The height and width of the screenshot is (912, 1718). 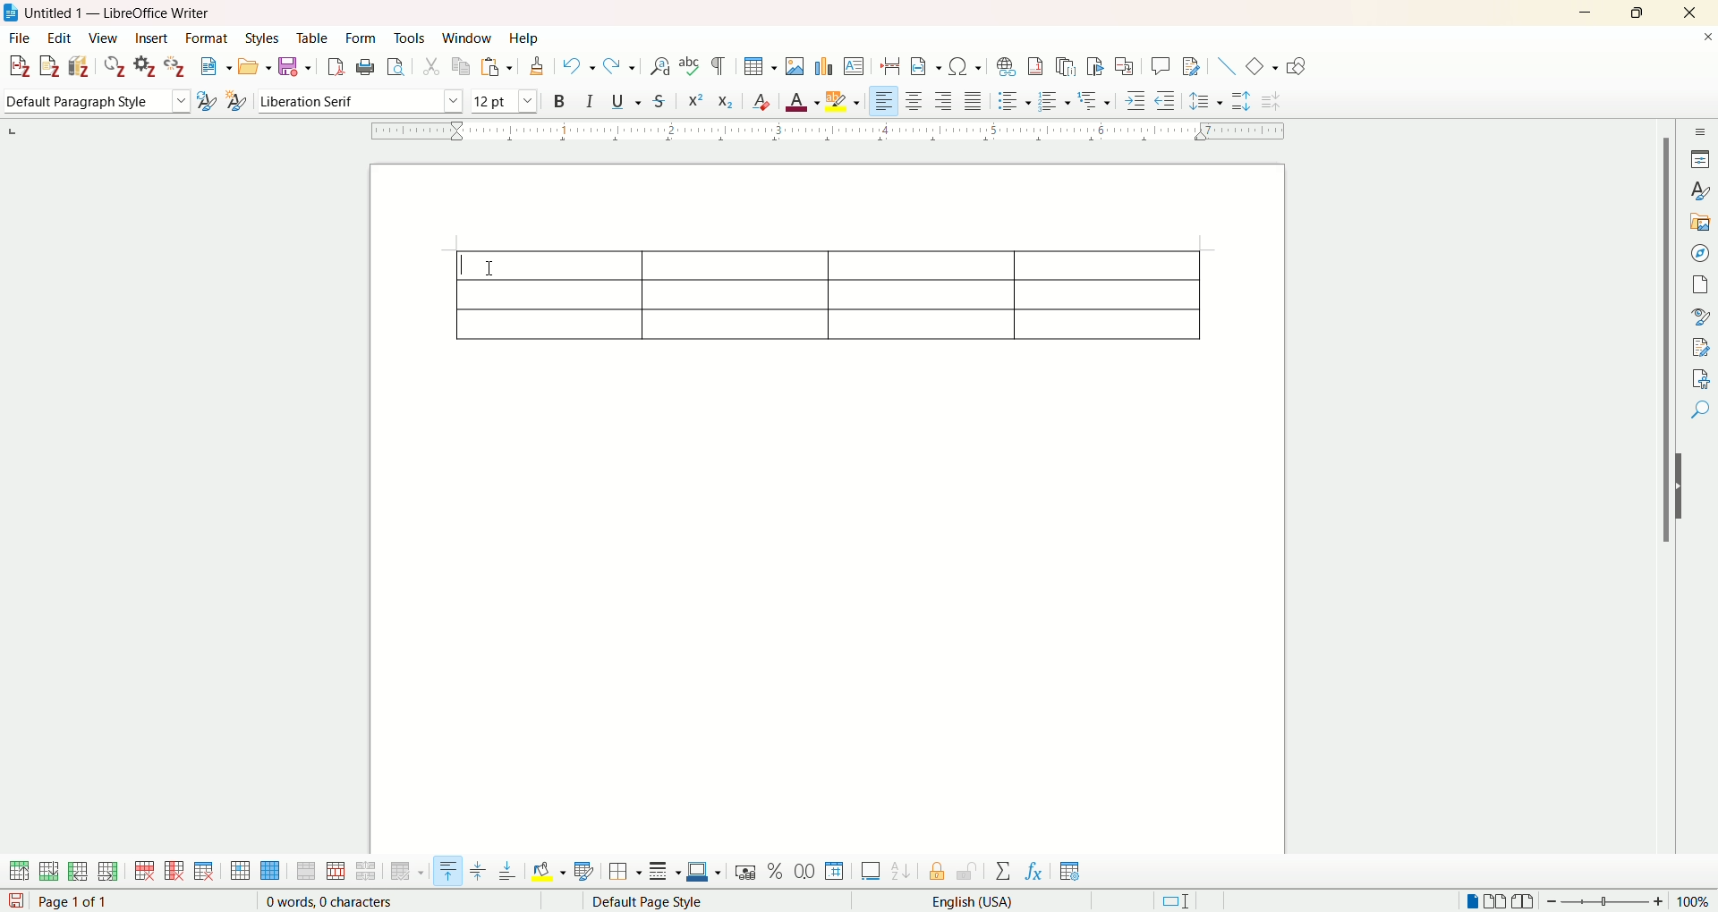 What do you see at coordinates (821, 68) in the screenshot?
I see `insert chart` at bounding box center [821, 68].